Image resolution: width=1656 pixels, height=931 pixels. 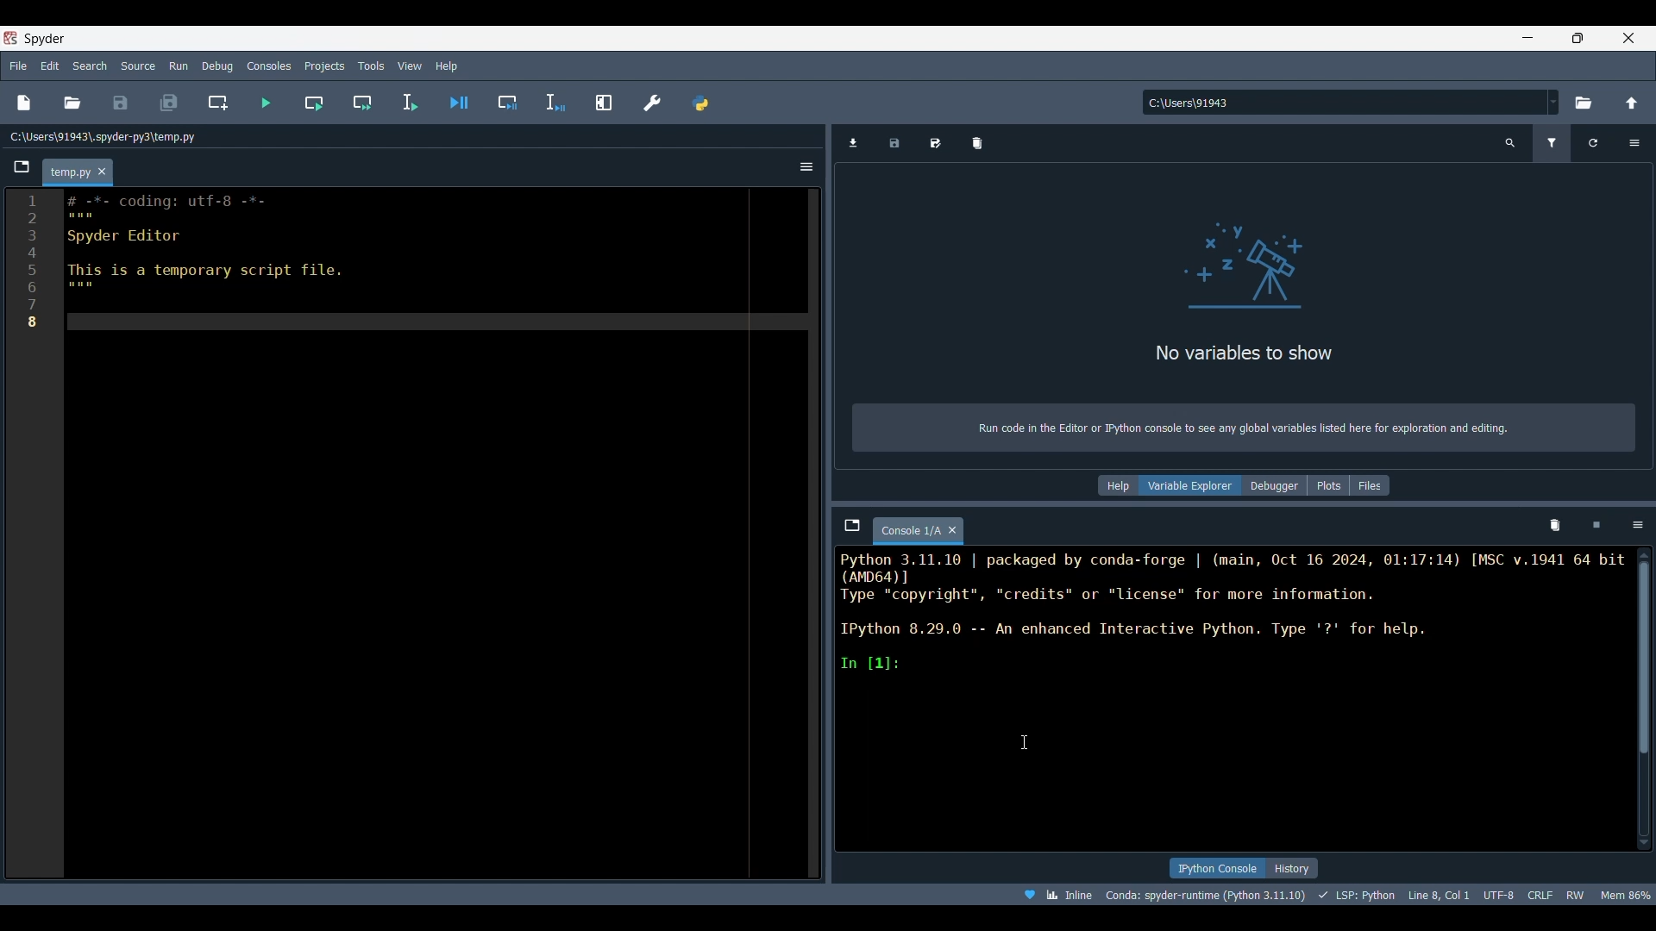 I want to click on Projects menu, so click(x=323, y=65).